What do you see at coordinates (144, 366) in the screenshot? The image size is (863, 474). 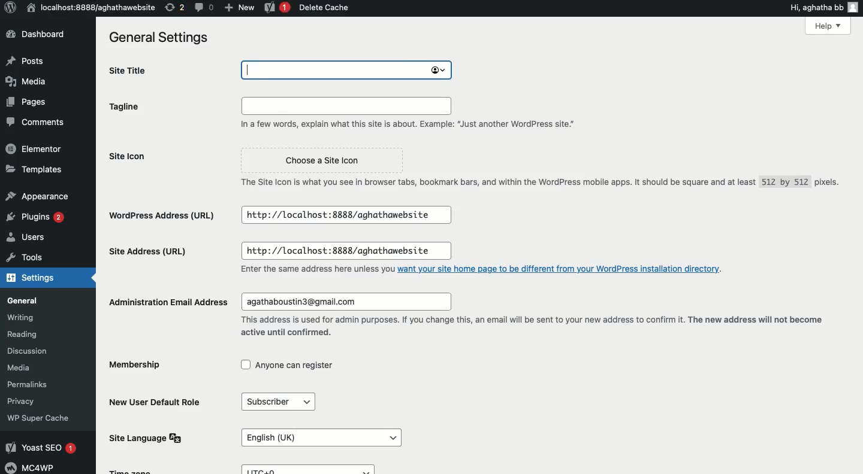 I see `Membership` at bounding box center [144, 366].